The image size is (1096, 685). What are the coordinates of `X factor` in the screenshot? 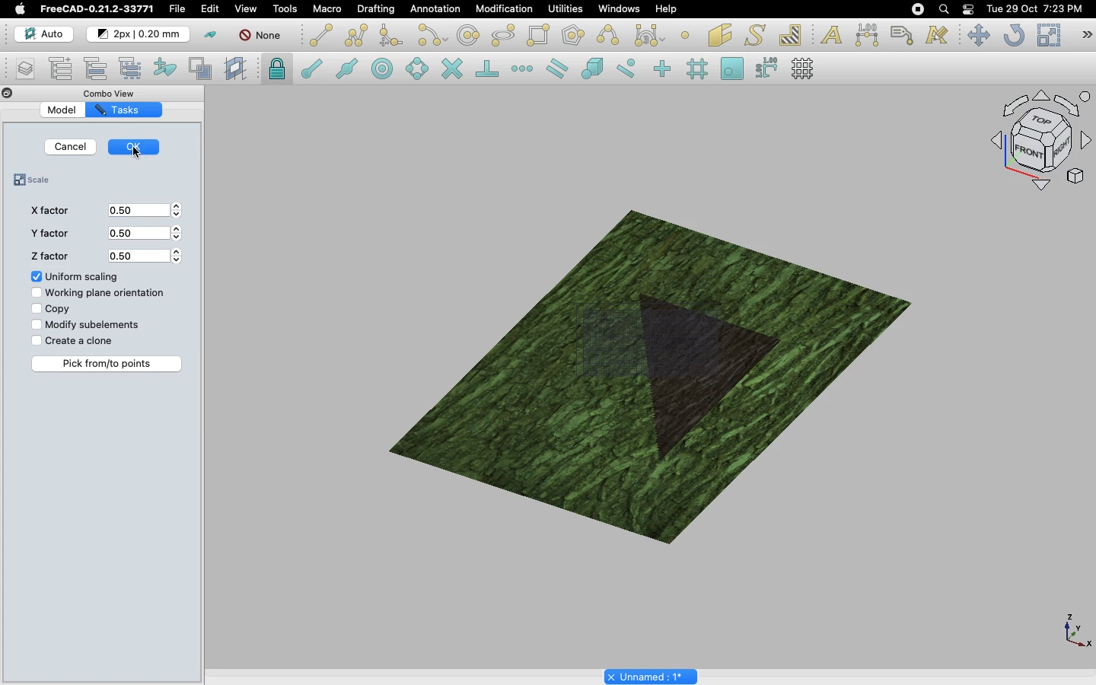 It's located at (47, 211).